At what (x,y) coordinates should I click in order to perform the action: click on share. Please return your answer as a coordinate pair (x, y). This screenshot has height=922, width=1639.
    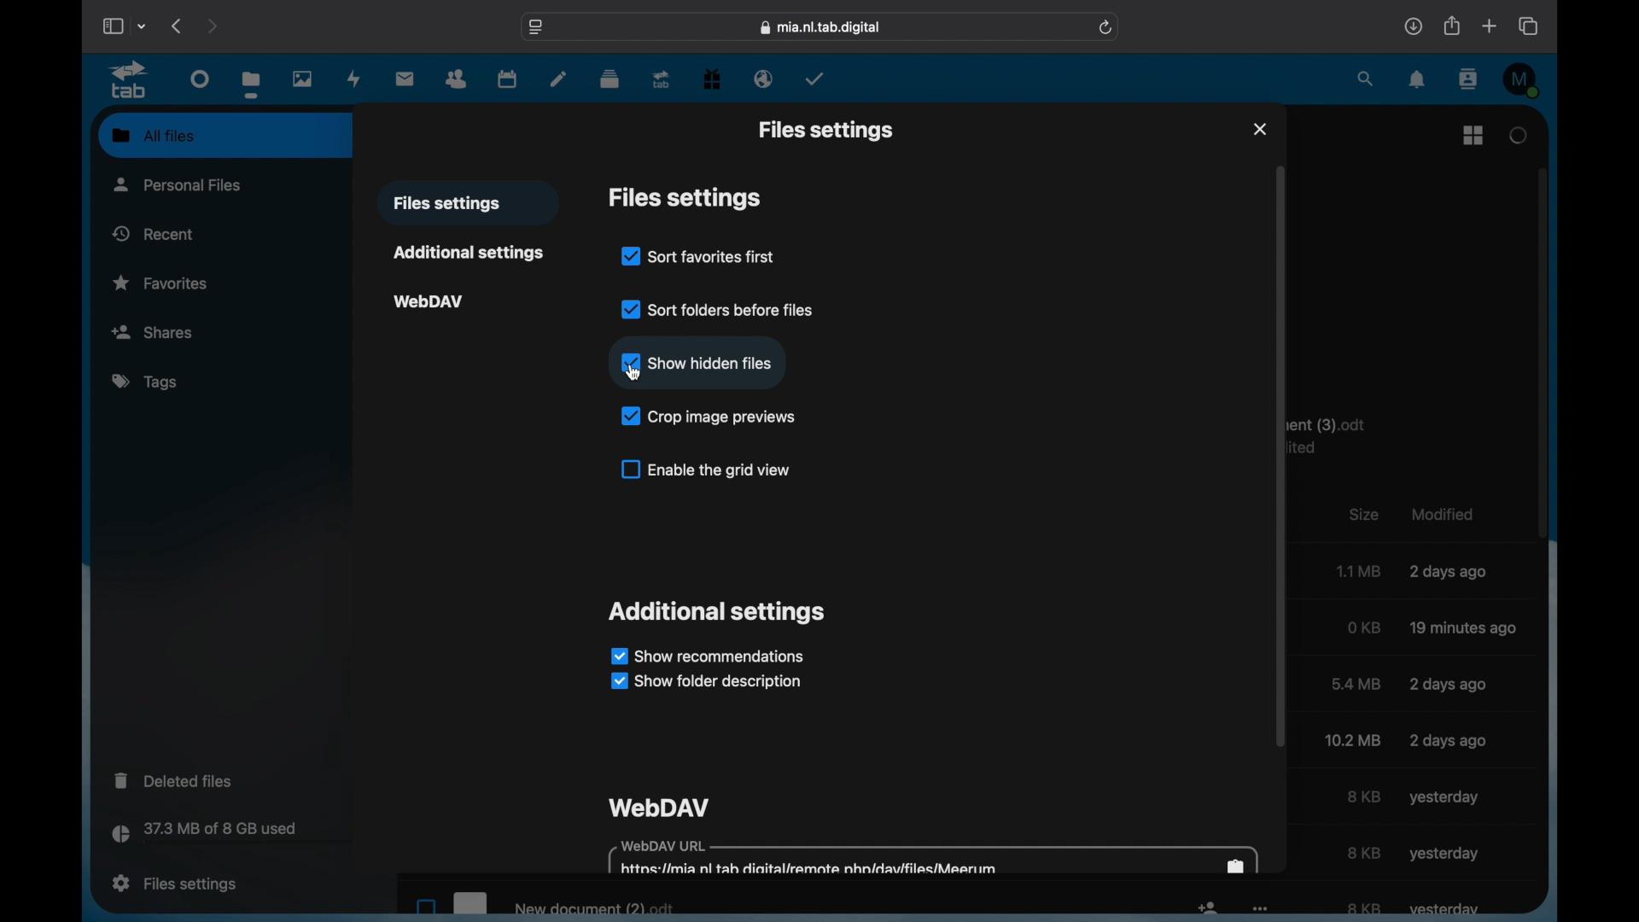
    Looking at the image, I should click on (1450, 26).